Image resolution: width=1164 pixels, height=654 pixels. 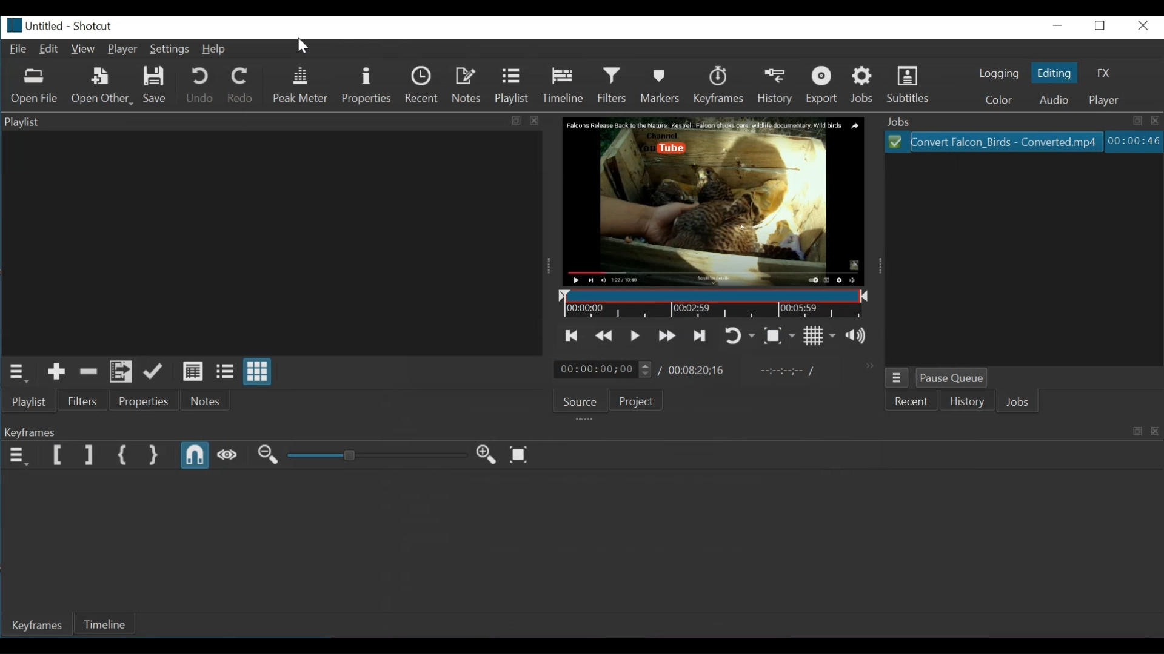 What do you see at coordinates (666, 336) in the screenshot?
I see `Play quickly forward` at bounding box center [666, 336].